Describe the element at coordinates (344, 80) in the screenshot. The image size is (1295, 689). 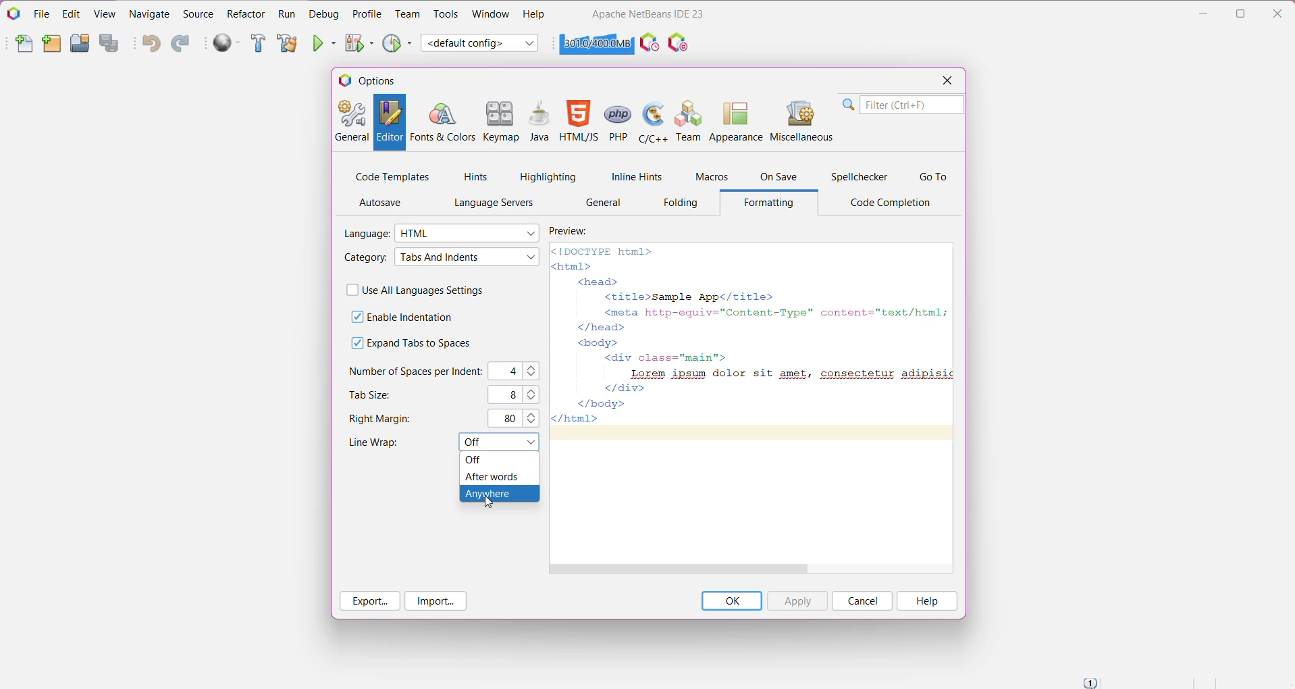
I see `logo` at that location.